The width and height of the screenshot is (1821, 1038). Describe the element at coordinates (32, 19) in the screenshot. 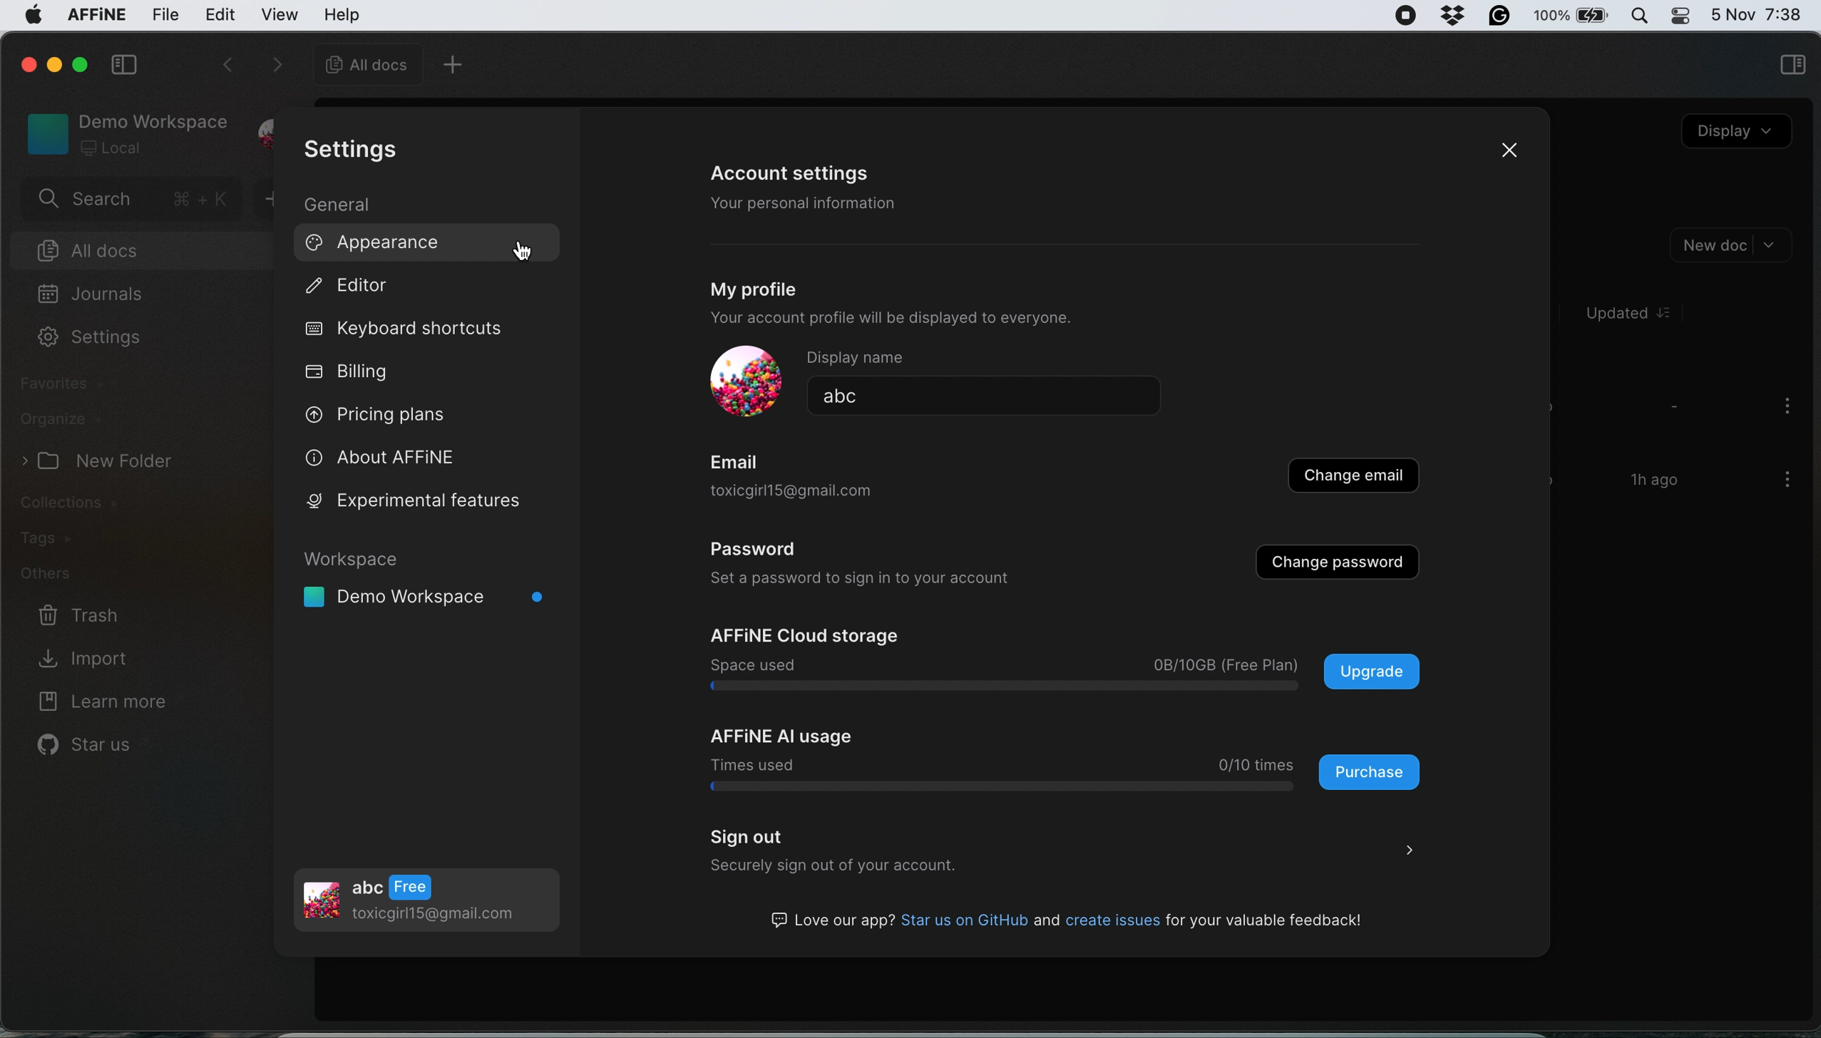

I see `system logo` at that location.